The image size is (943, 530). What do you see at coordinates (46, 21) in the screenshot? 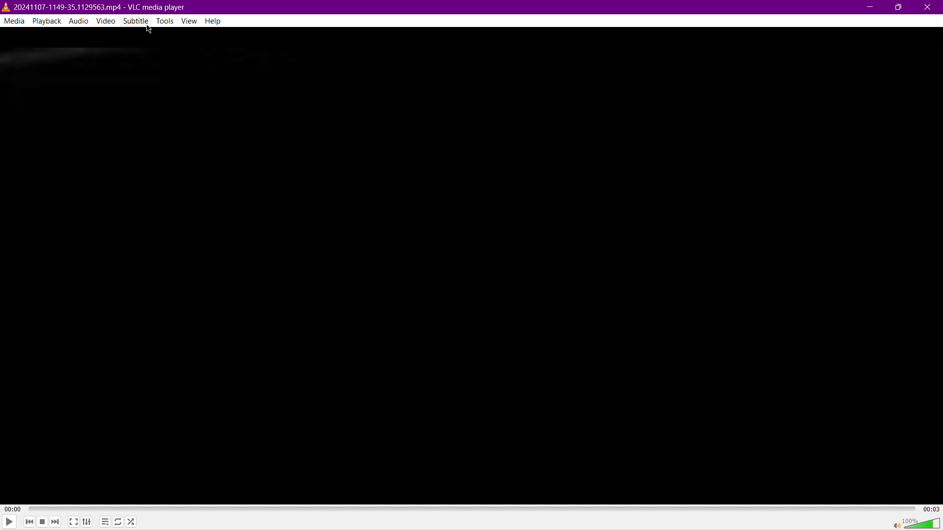
I see `Playback` at bounding box center [46, 21].